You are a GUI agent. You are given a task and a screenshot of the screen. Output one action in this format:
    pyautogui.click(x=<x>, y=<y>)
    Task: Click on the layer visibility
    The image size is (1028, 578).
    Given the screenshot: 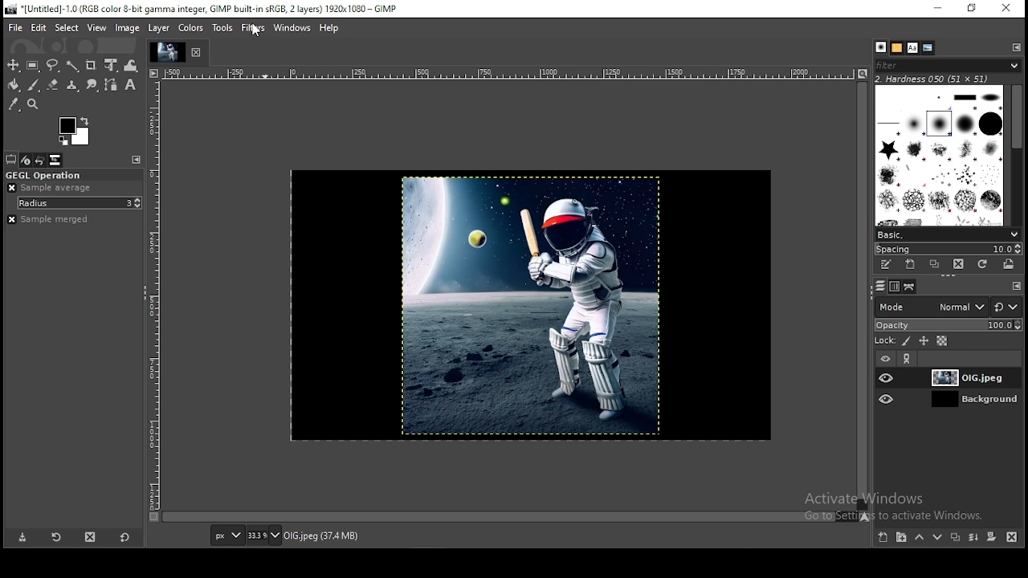 What is the action you would take?
    pyautogui.click(x=885, y=359)
    